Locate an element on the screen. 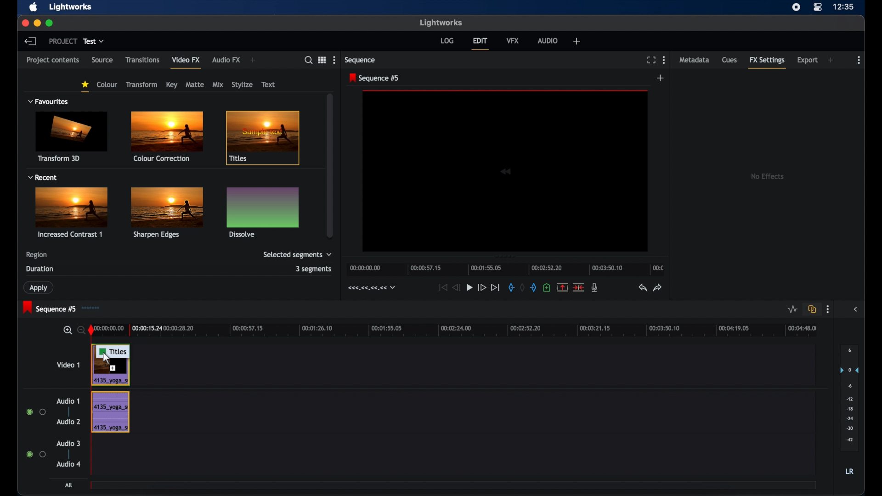 This screenshot has width=882, height=496. sharpen edges is located at coordinates (165, 212).